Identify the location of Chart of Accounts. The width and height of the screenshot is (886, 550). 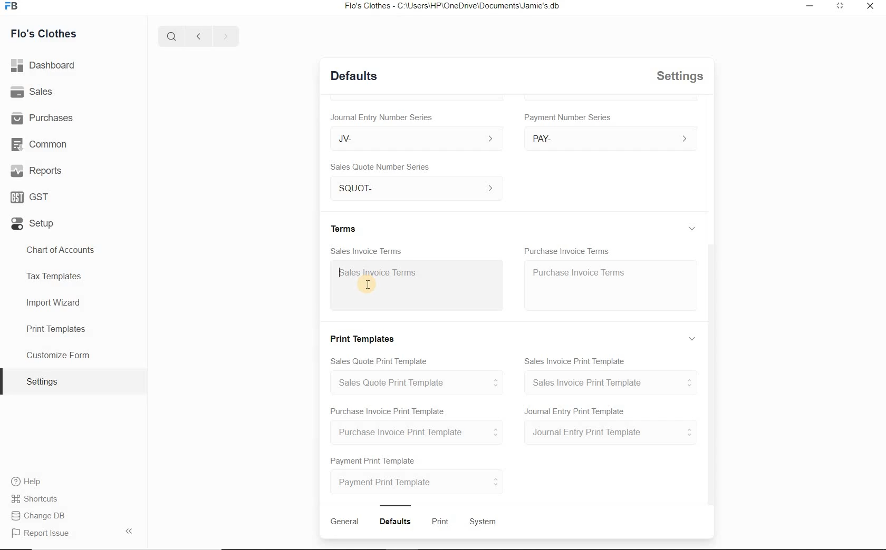
(61, 249).